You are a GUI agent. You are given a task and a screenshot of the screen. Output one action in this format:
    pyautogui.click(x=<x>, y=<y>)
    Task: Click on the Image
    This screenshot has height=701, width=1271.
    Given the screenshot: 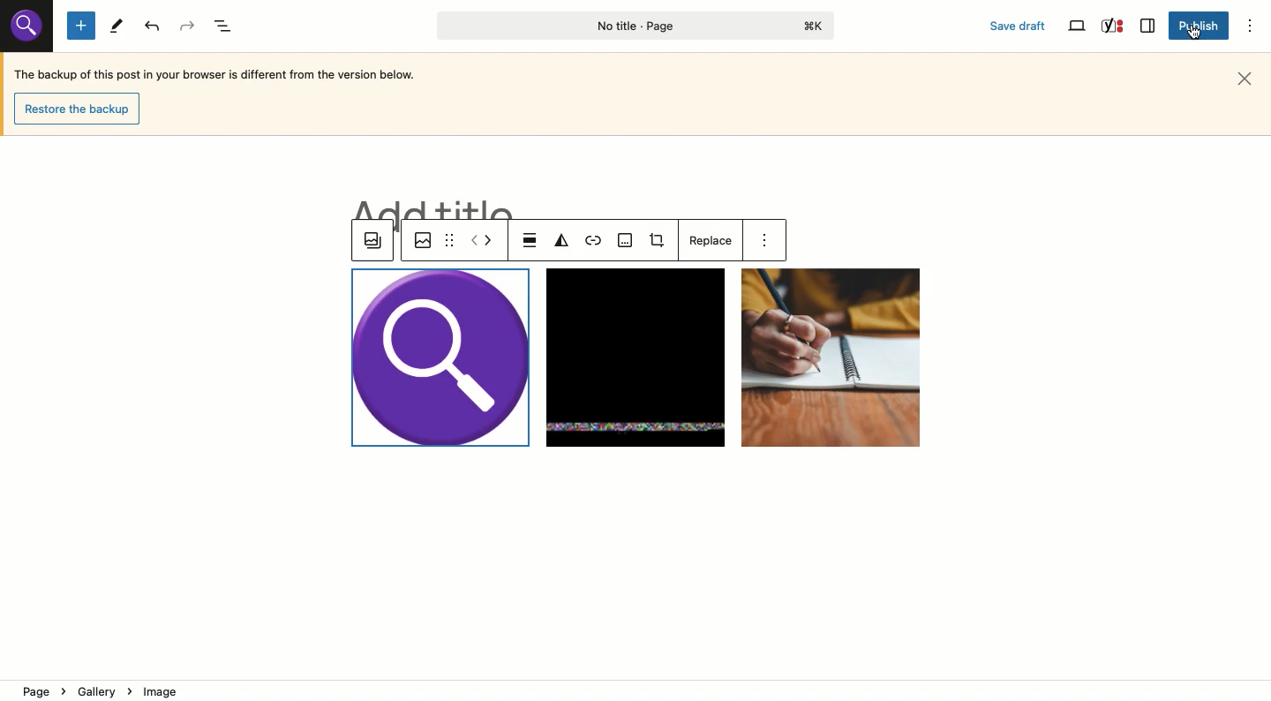 What is the action you would take?
    pyautogui.click(x=419, y=239)
    